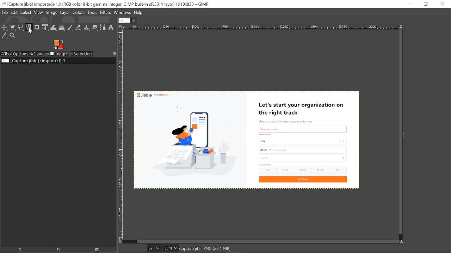  What do you see at coordinates (259, 27) in the screenshot?
I see `Horizontal labe;` at bounding box center [259, 27].